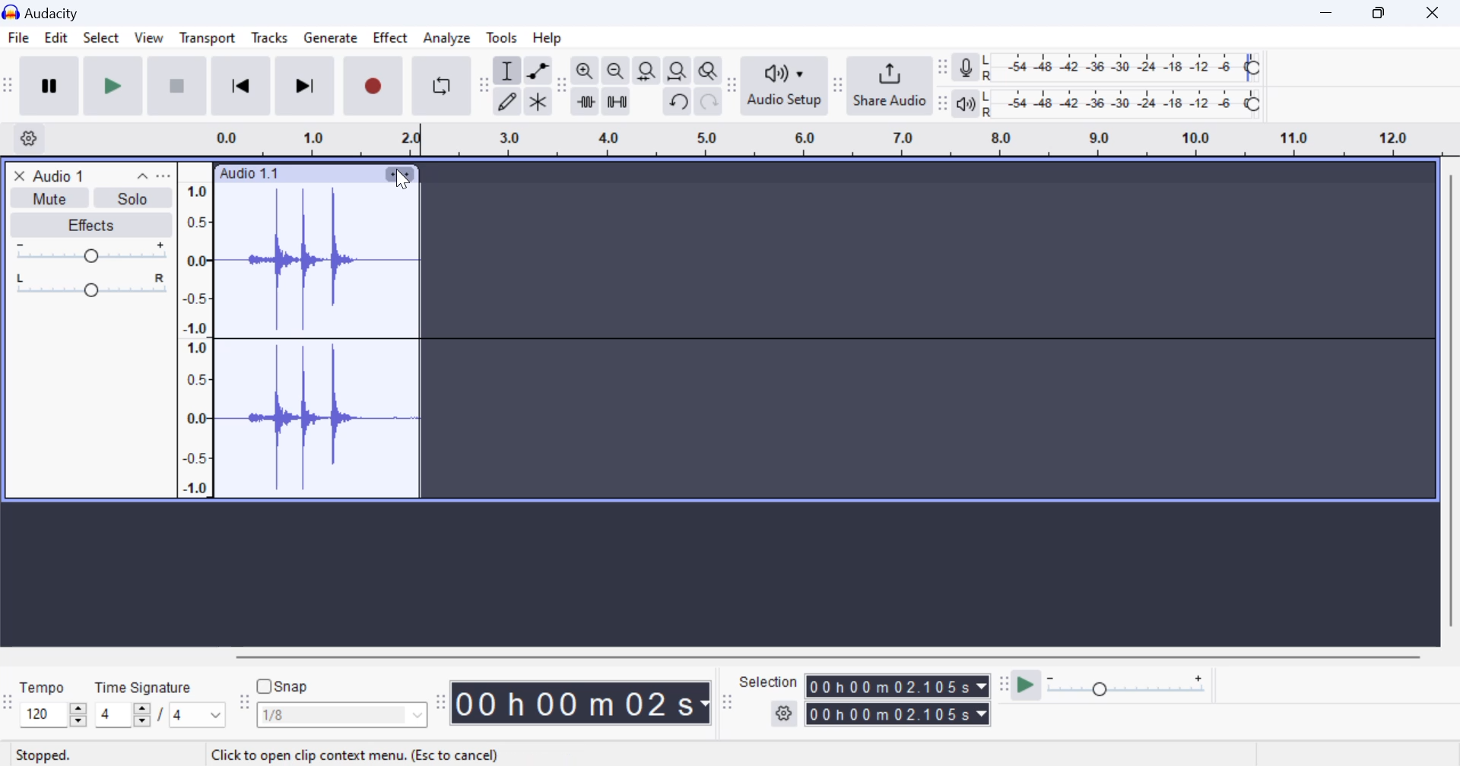 This screenshot has width=1460, height=766. Describe the element at coordinates (786, 714) in the screenshot. I see `settings` at that location.